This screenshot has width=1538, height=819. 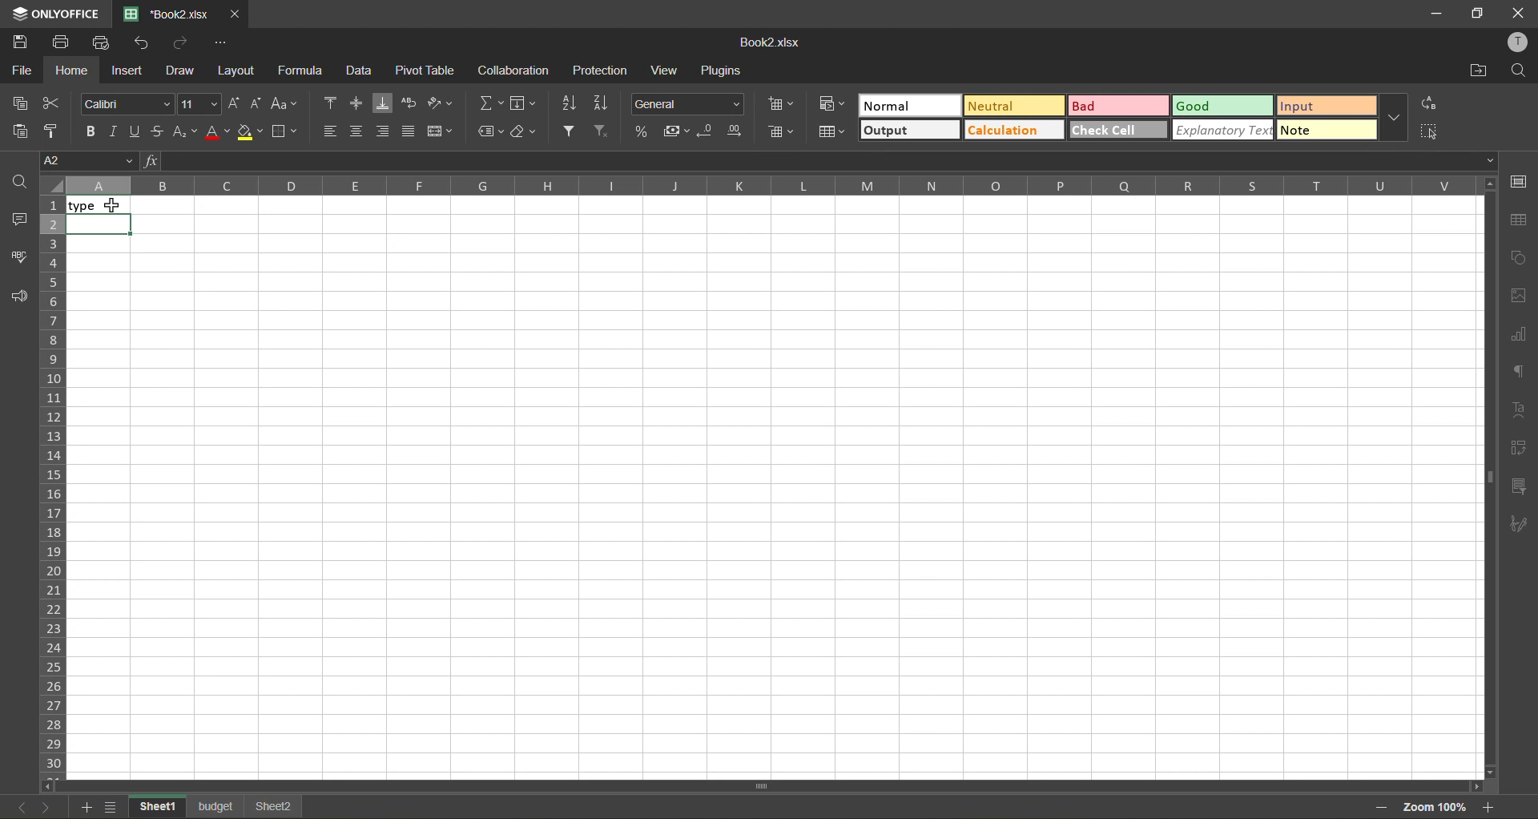 What do you see at coordinates (1327, 105) in the screenshot?
I see `input` at bounding box center [1327, 105].